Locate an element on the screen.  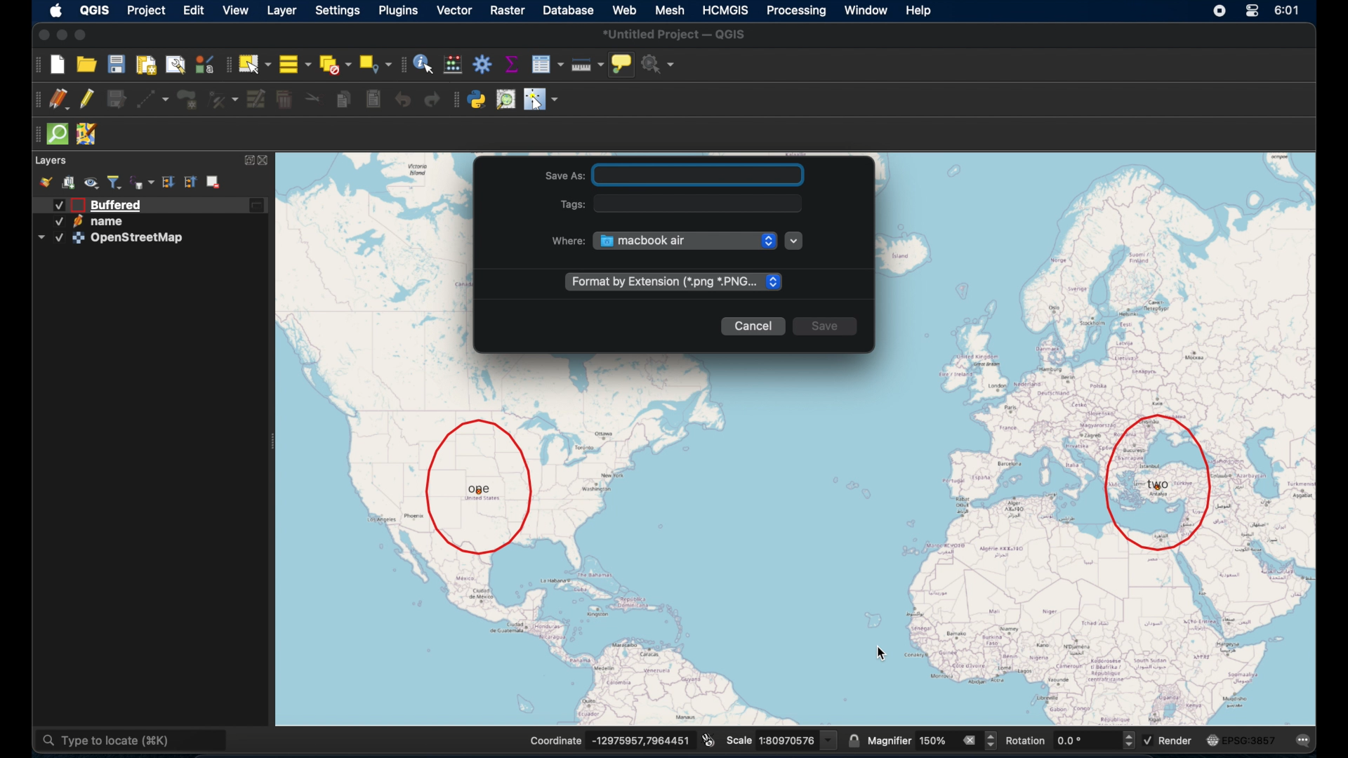
toggle editing is located at coordinates (86, 98).